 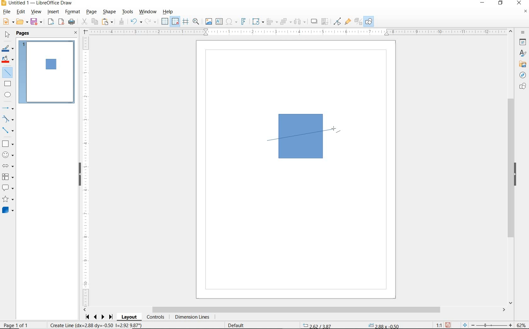 What do you see at coordinates (358, 21) in the screenshot?
I see `TOGGLE EXTRUSION` at bounding box center [358, 21].